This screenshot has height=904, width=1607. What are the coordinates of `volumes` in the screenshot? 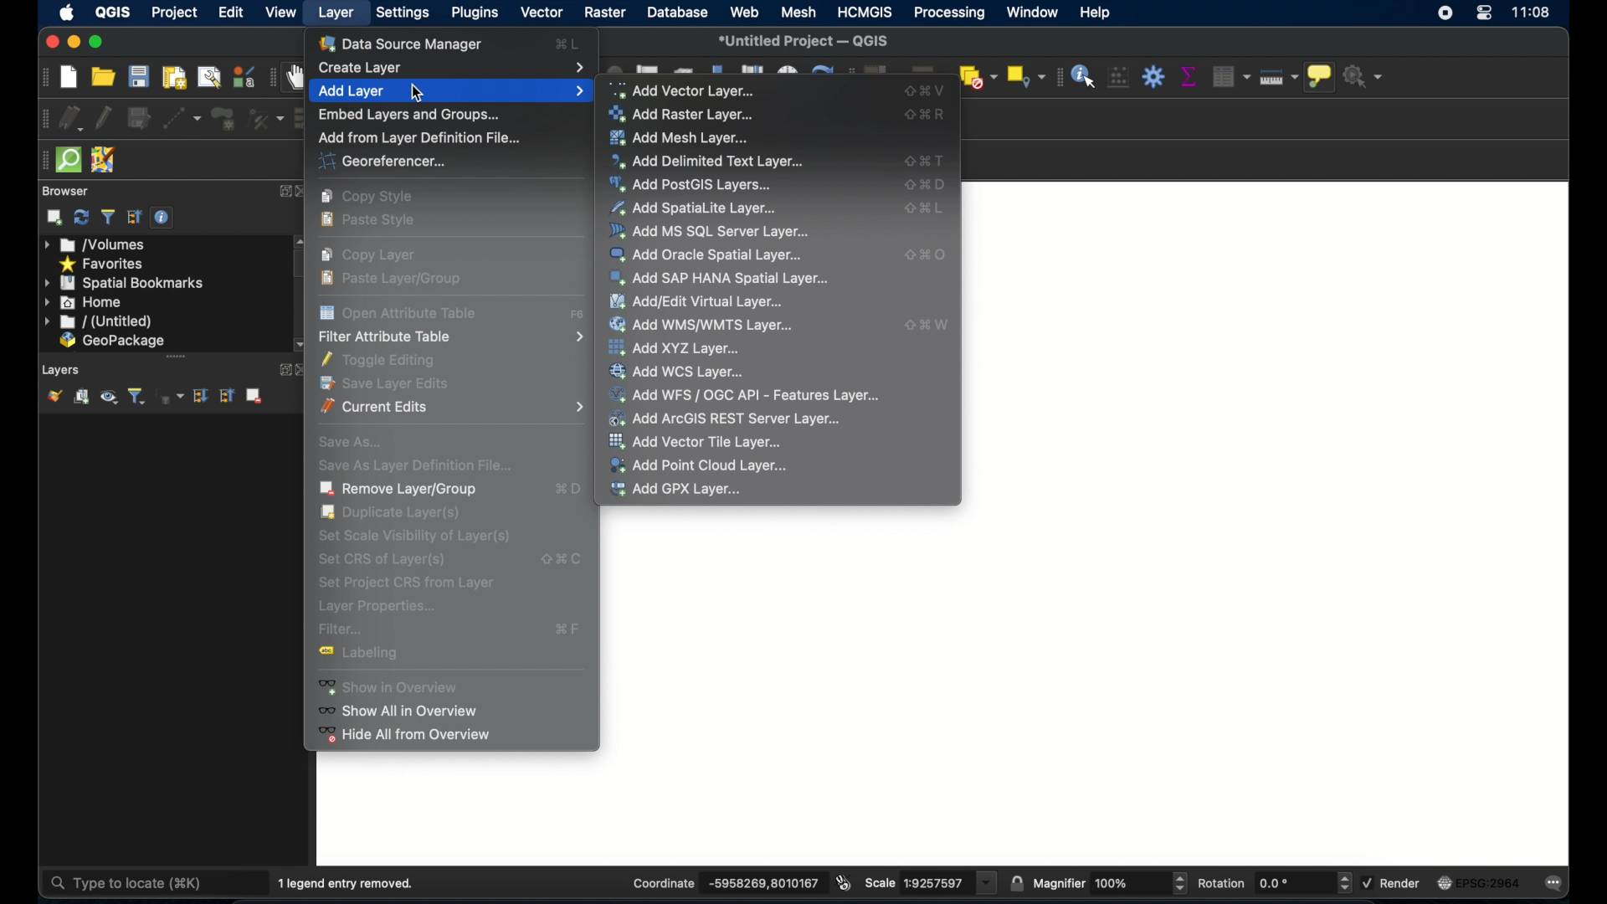 It's located at (96, 245).